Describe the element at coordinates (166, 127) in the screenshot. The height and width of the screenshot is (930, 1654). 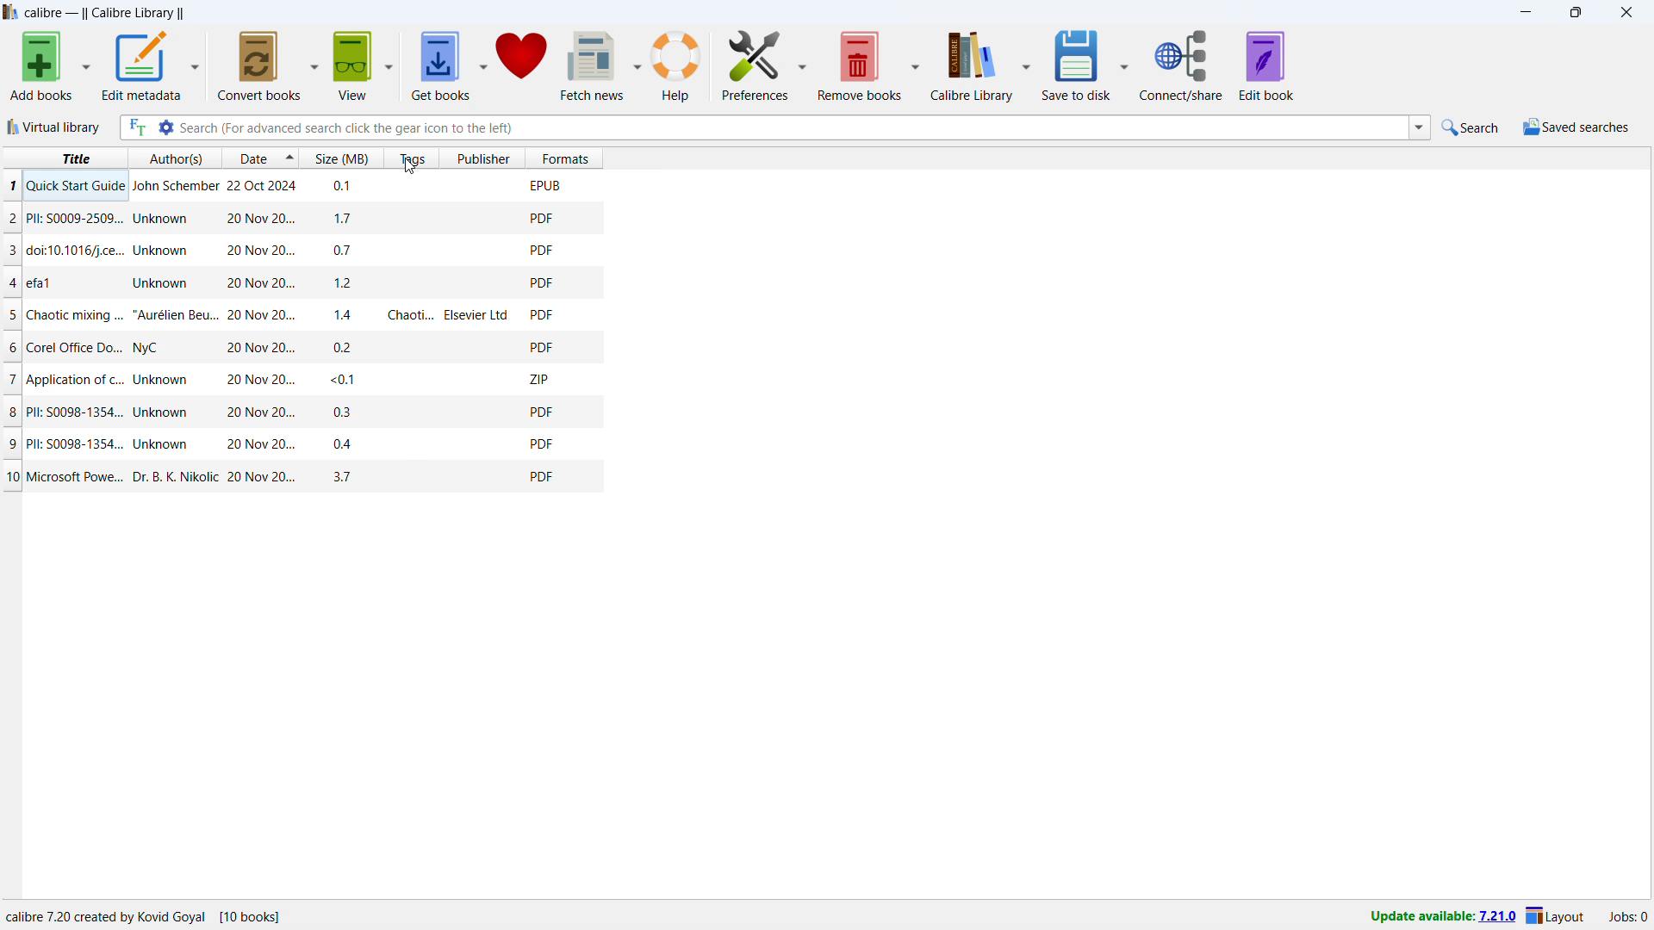
I see `advanced search` at that location.